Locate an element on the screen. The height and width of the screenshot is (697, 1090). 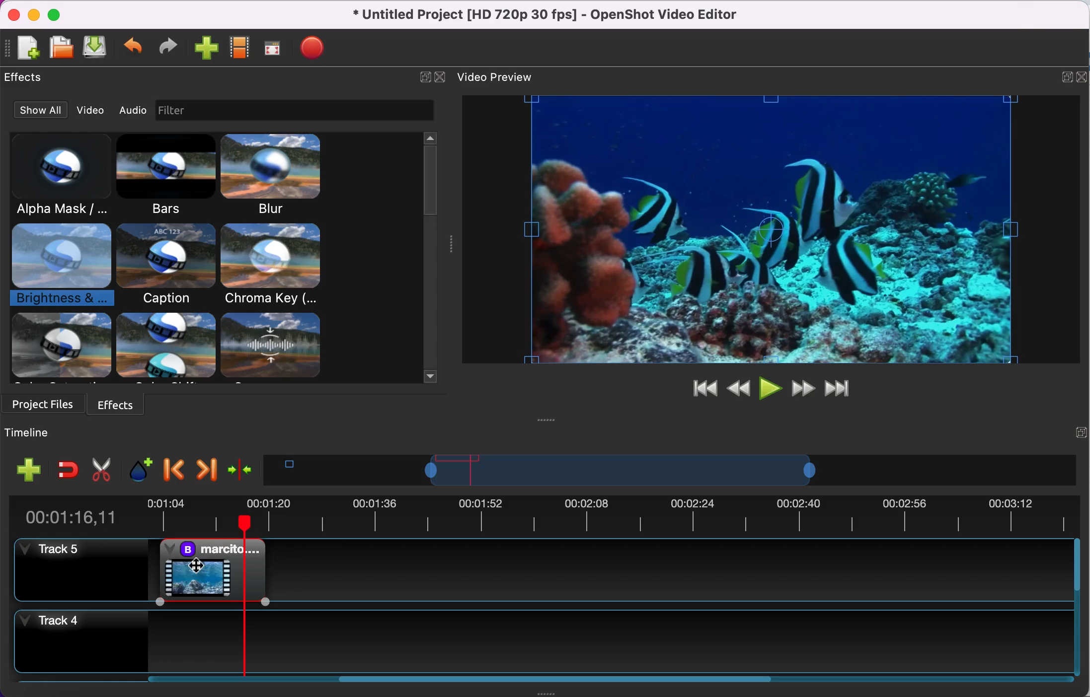
play is located at coordinates (770, 388).